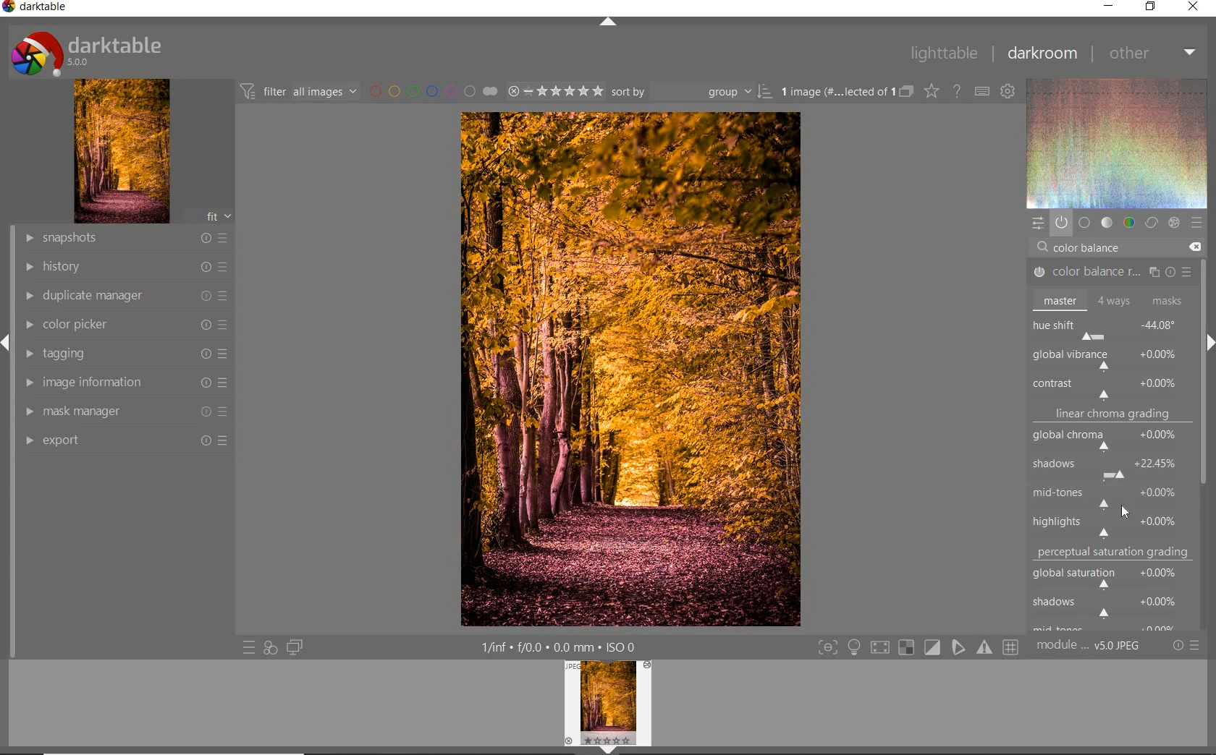 Image resolution: width=1216 pixels, height=755 pixels. Describe the element at coordinates (1185, 646) in the screenshot. I see `reset or preset & preference` at that location.